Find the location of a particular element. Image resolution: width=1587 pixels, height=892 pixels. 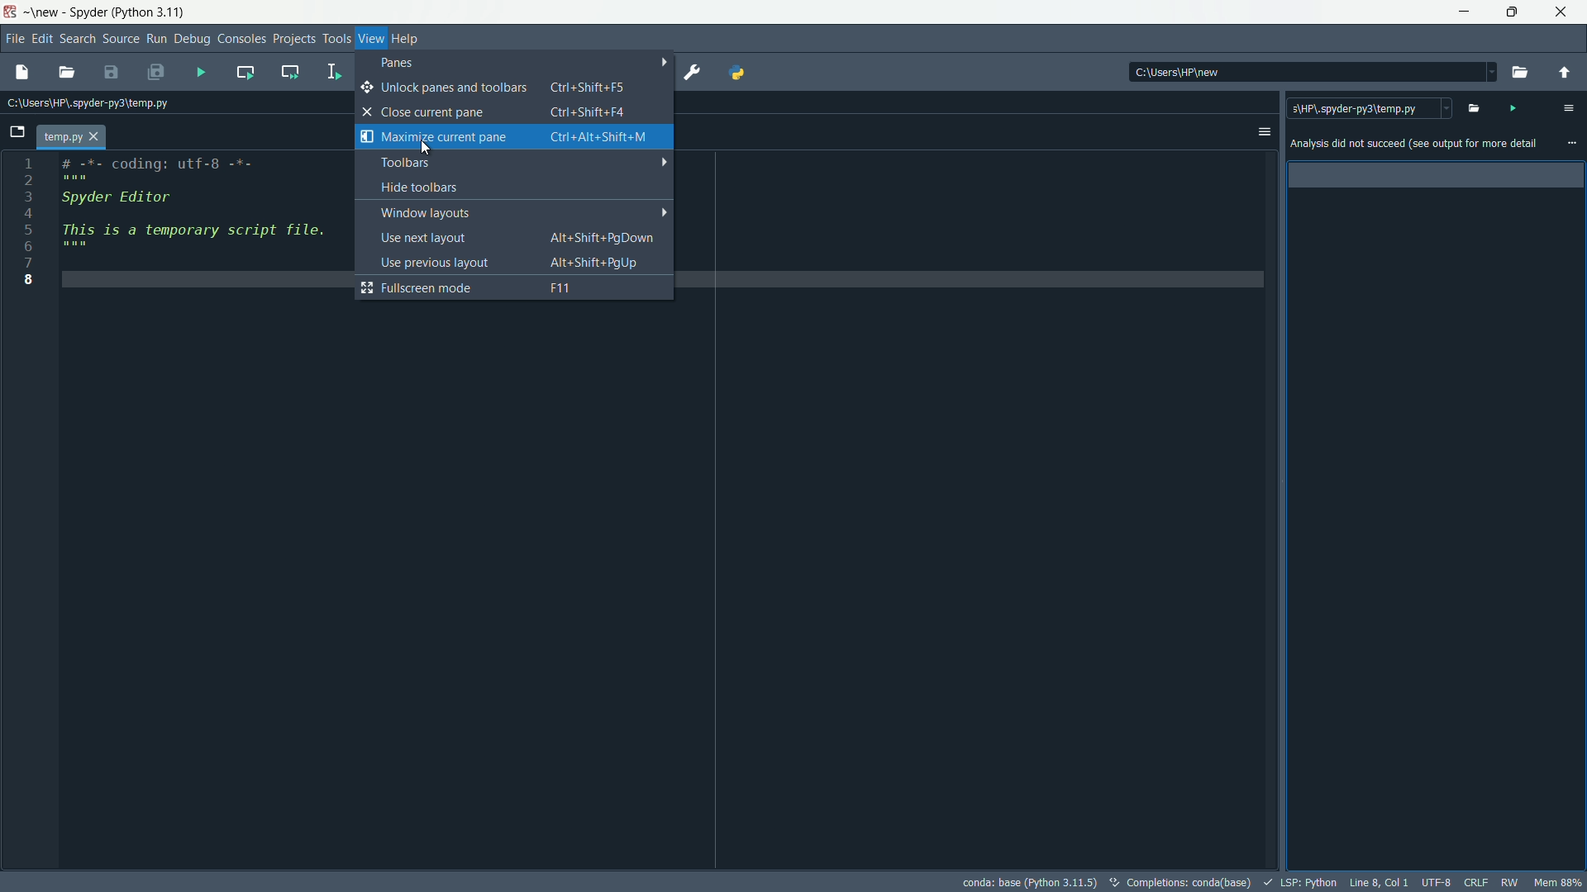

Spyder is located at coordinates (86, 12).